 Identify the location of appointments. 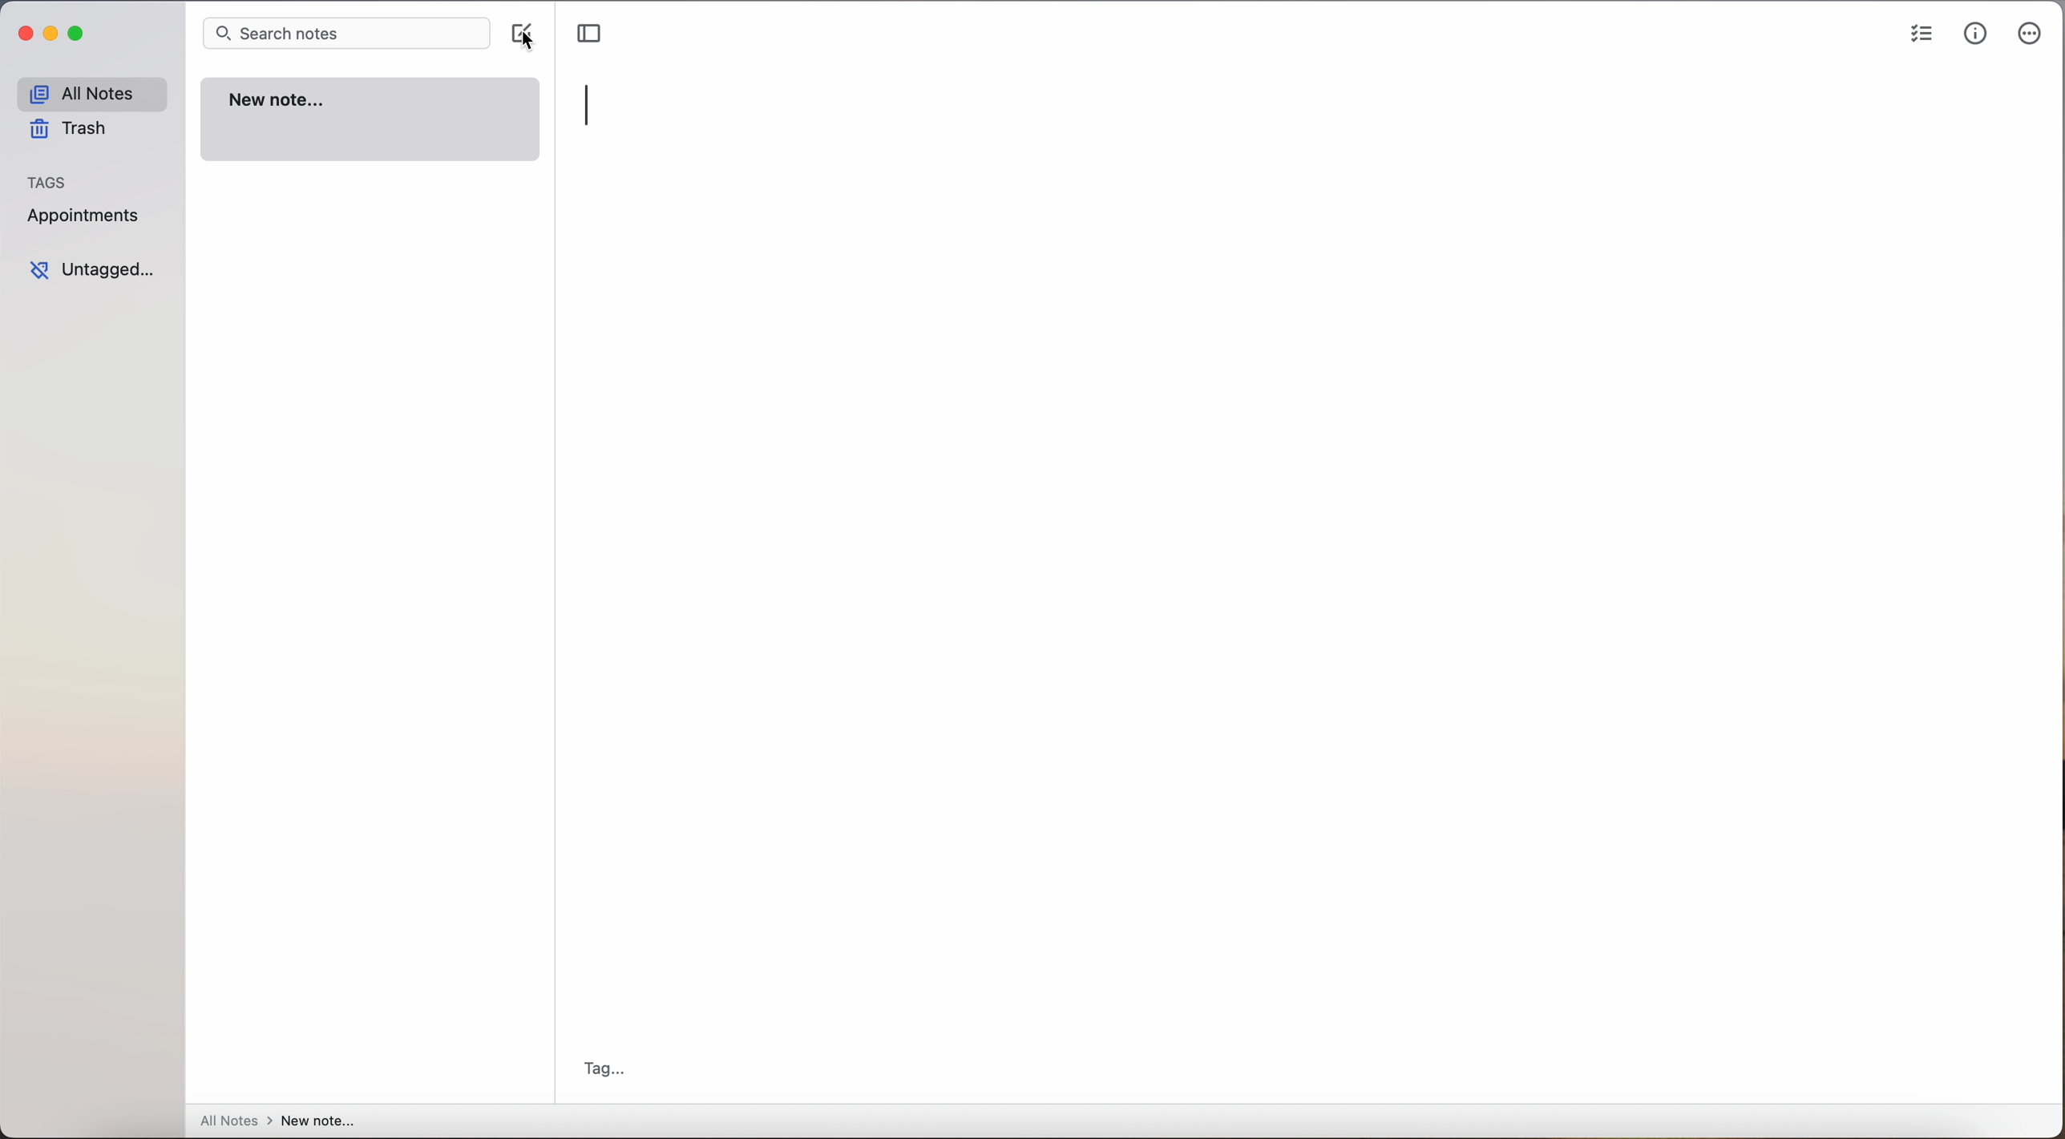
(85, 219).